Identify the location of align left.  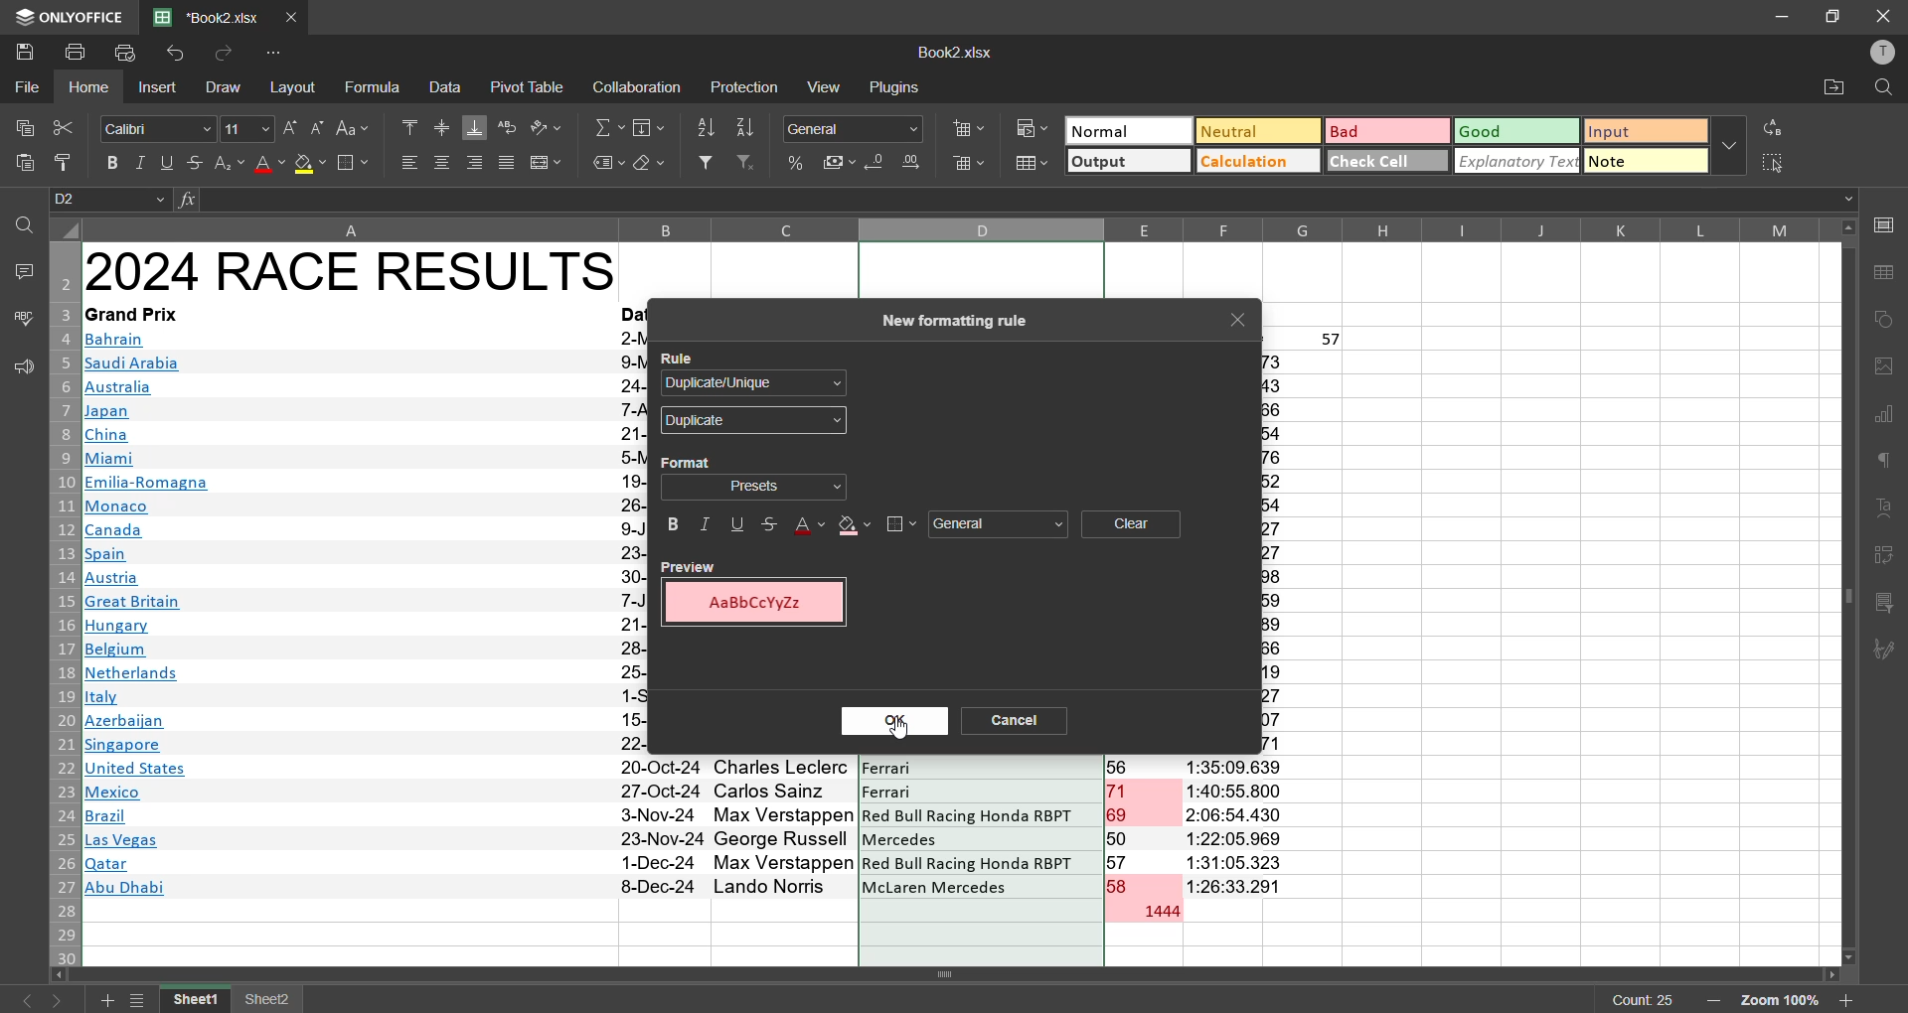
(409, 161).